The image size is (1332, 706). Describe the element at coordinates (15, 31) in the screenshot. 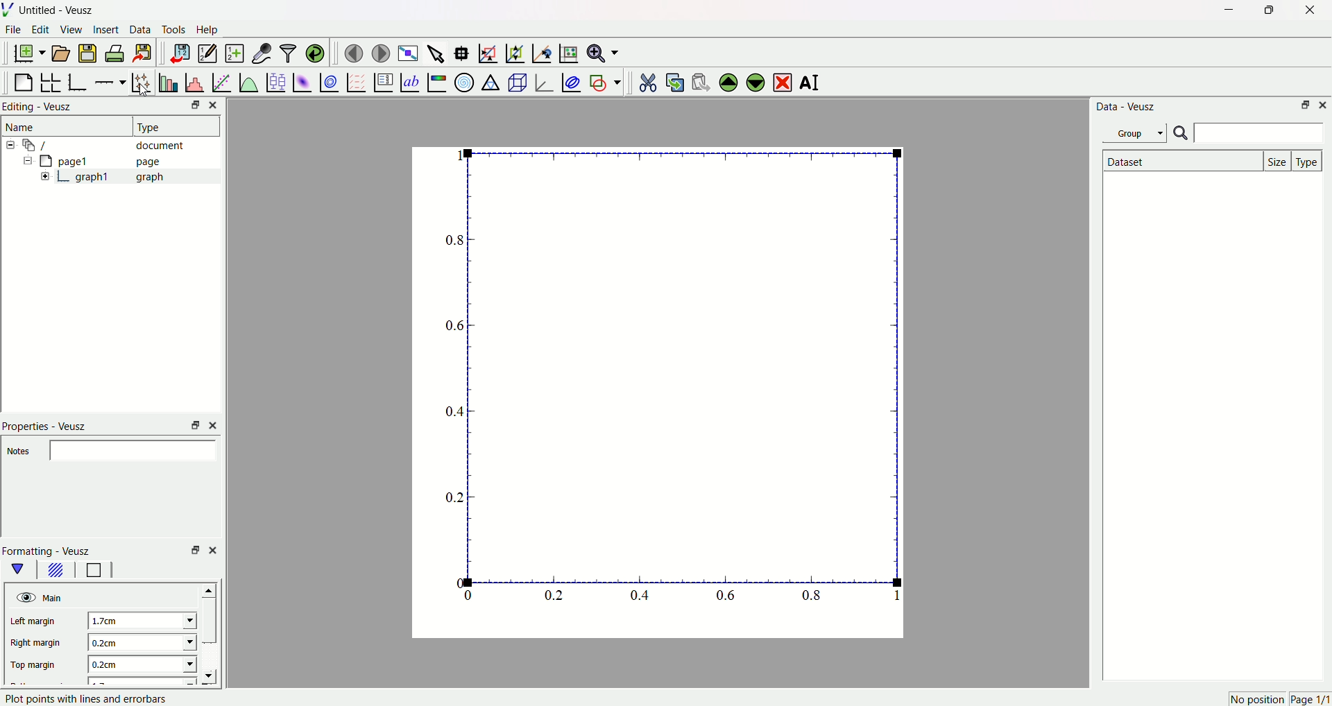

I see `File` at that location.